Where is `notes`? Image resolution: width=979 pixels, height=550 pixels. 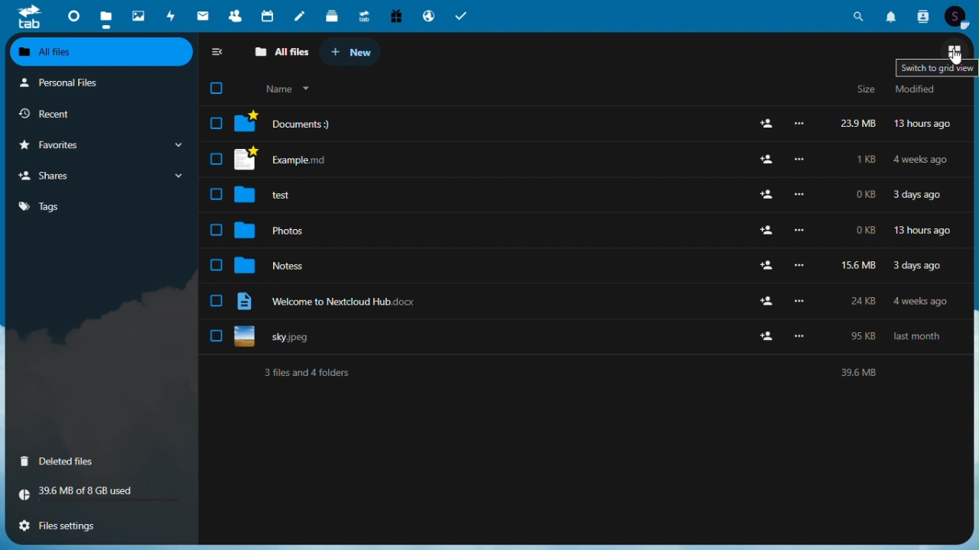
notes is located at coordinates (287, 264).